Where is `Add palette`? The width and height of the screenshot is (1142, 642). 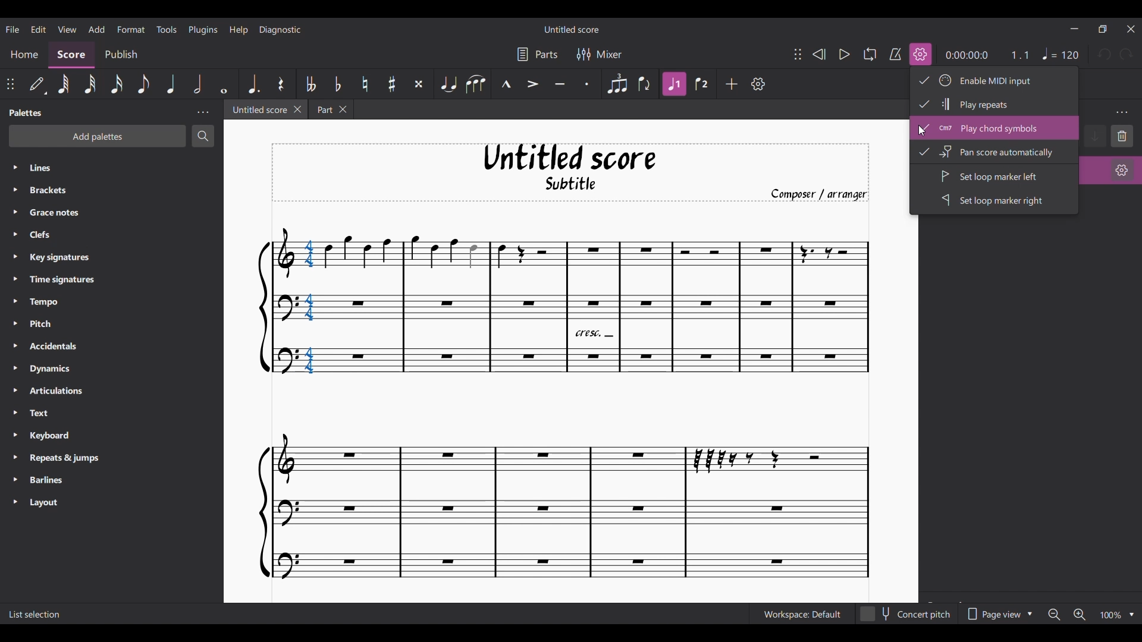
Add palette is located at coordinates (98, 136).